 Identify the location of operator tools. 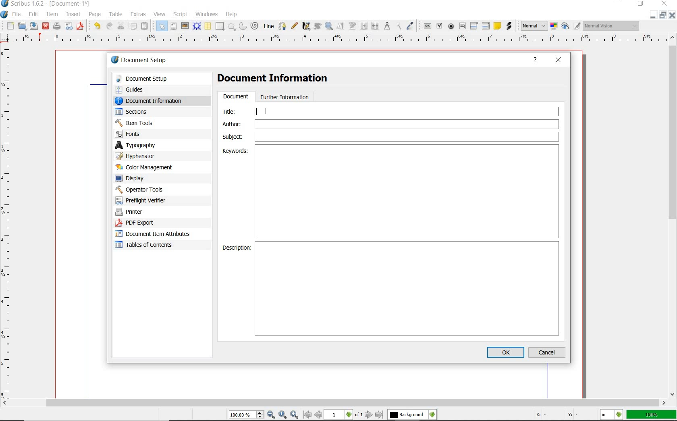
(150, 190).